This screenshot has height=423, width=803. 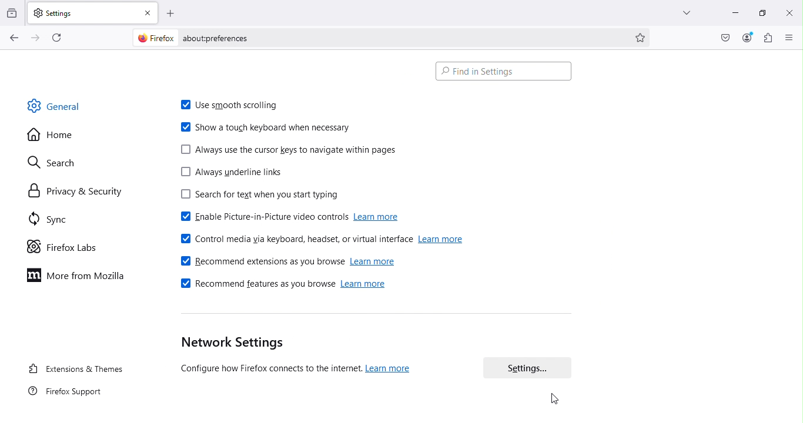 What do you see at coordinates (231, 102) in the screenshot?
I see `Use smooth scrolling` at bounding box center [231, 102].